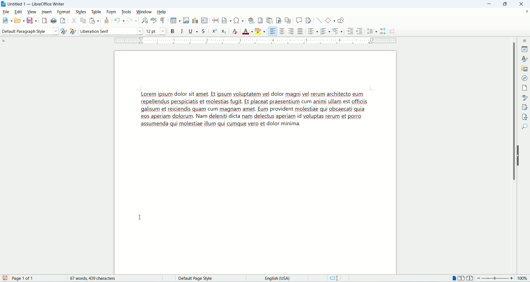 The image size is (530, 282). I want to click on find, so click(525, 127).